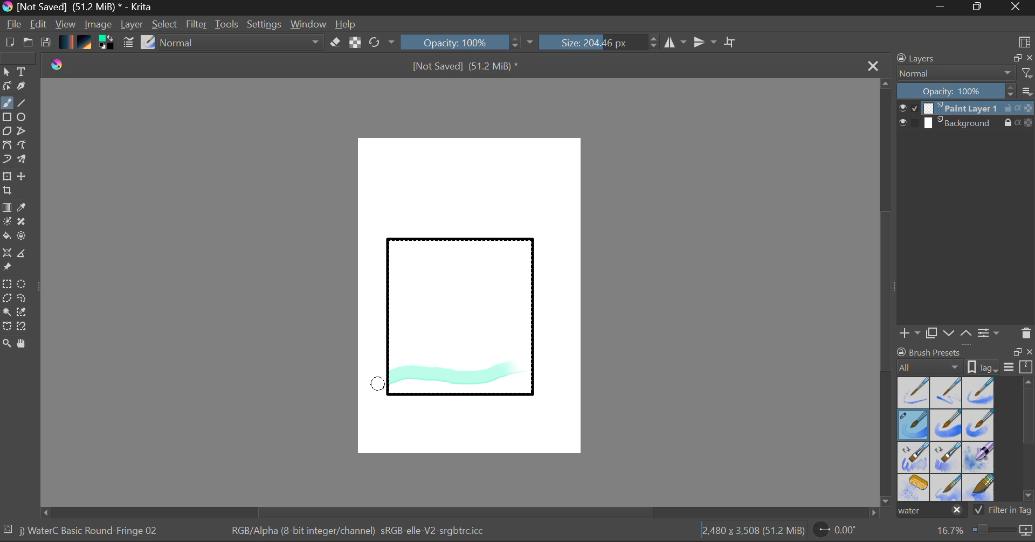 The width and height of the screenshot is (1035, 542). I want to click on Colorize Mask Tool, so click(8, 223).